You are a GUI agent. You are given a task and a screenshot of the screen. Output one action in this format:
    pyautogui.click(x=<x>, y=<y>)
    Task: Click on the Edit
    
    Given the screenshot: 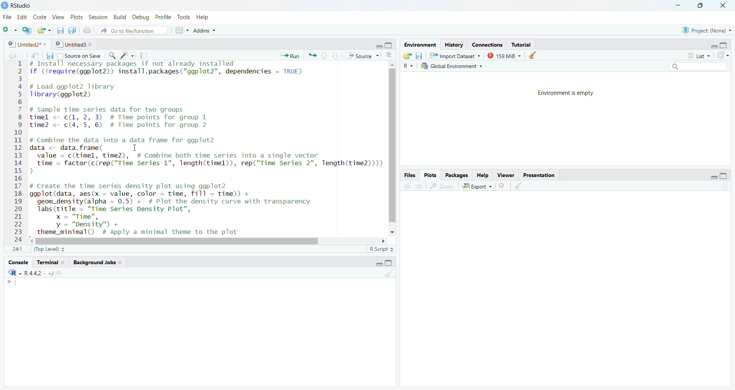 What is the action you would take?
    pyautogui.click(x=23, y=17)
    